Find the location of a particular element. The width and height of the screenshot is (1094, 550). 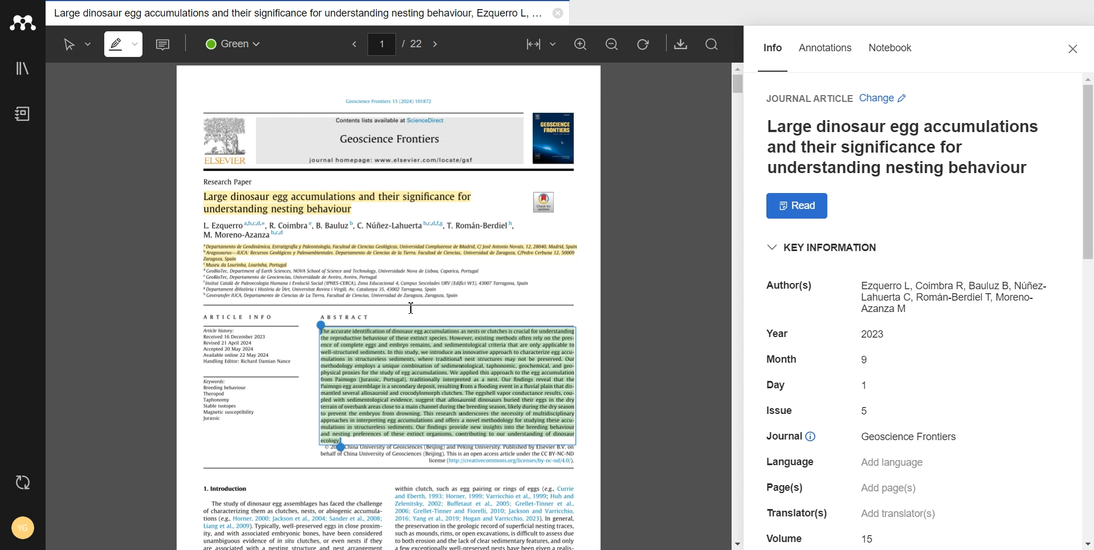

Info is located at coordinates (772, 54).